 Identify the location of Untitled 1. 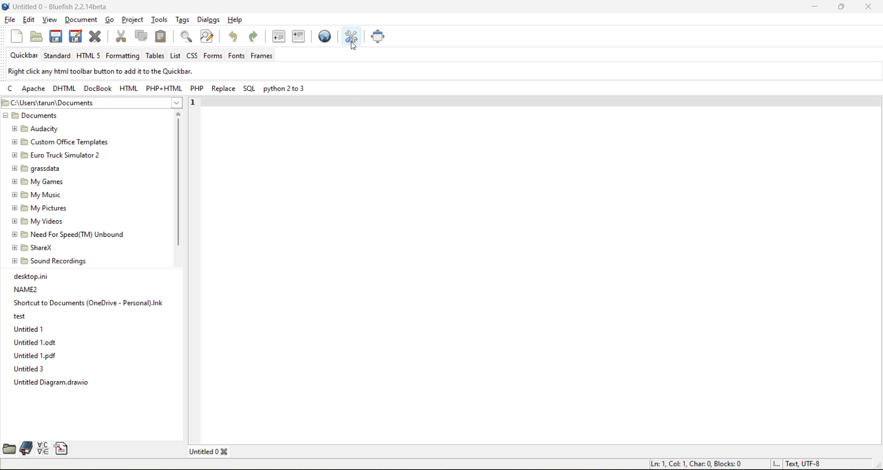
(28, 328).